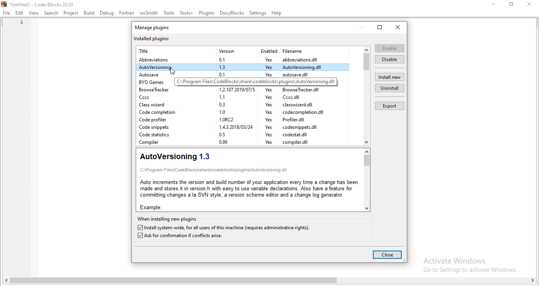 The width and height of the screenshot is (539, 286). What do you see at coordinates (180, 236) in the screenshot?
I see `ask for confirmation if conflicts arise` at bounding box center [180, 236].